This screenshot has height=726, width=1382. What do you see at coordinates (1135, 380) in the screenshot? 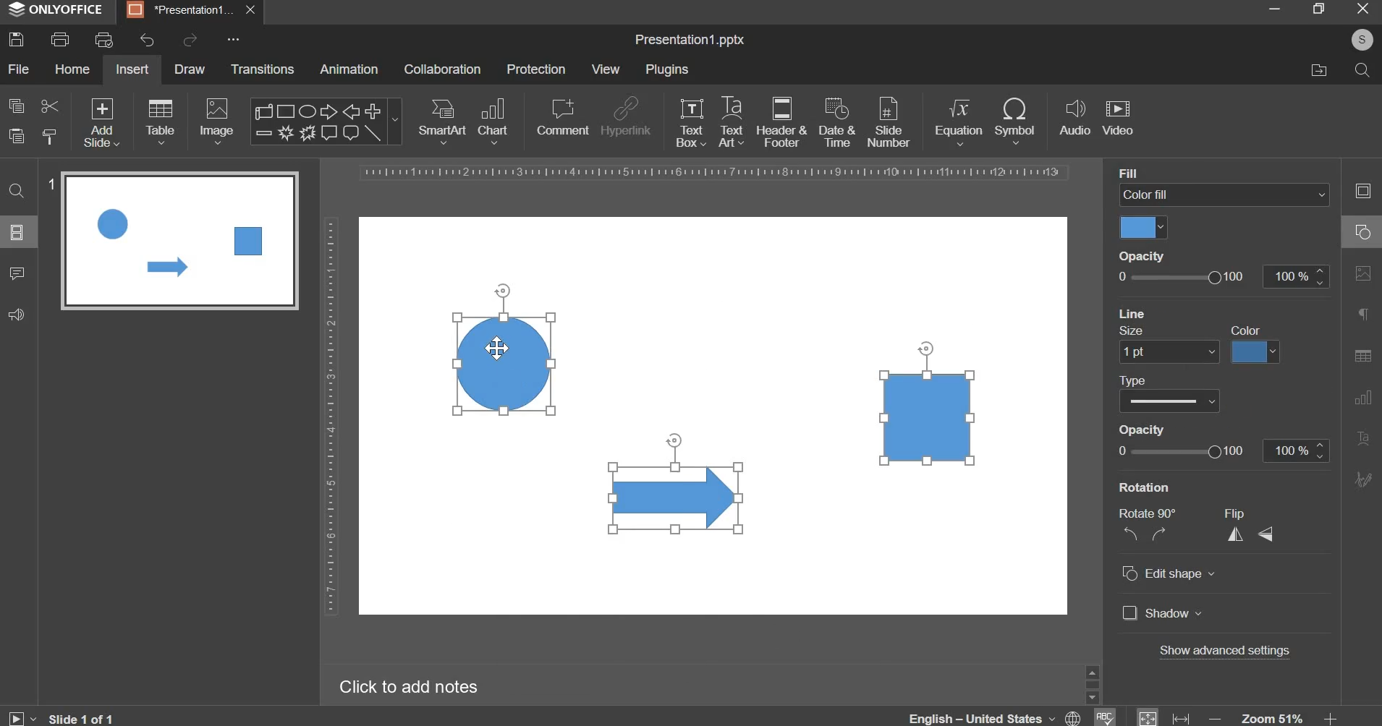
I see `type` at bounding box center [1135, 380].